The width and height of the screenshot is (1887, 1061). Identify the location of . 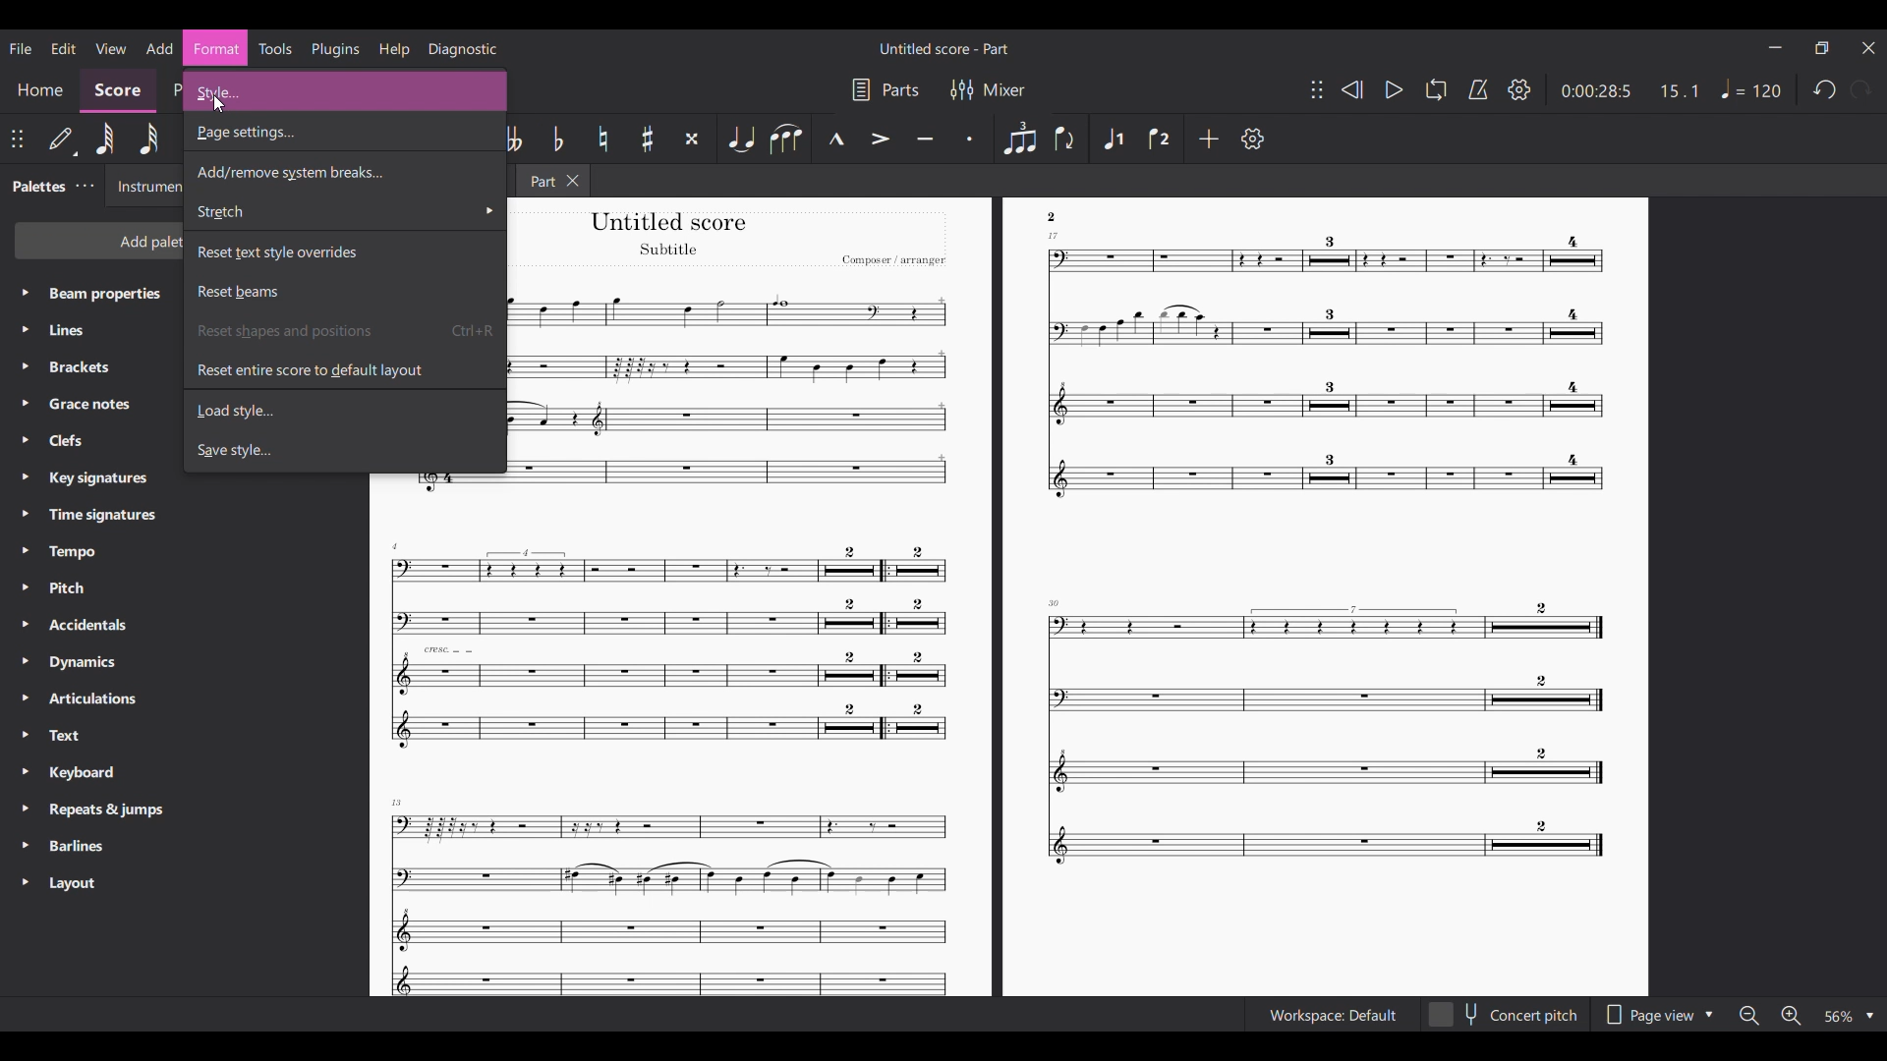
(668, 649).